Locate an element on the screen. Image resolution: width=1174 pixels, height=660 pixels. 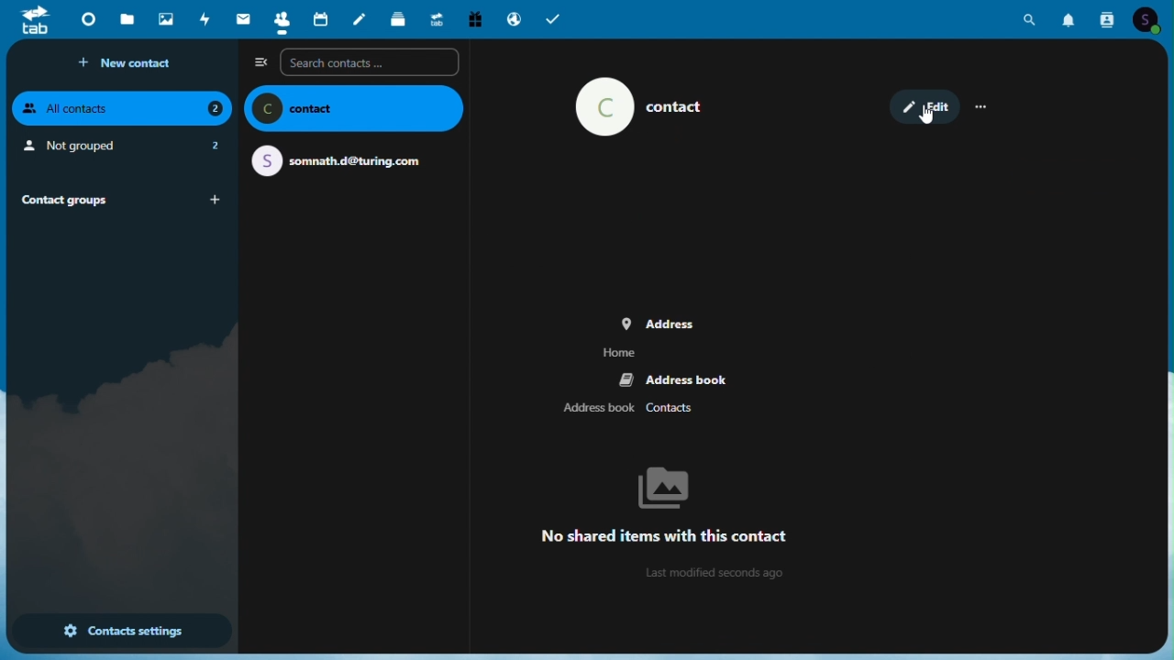
Contact groups is located at coordinates (97, 199).